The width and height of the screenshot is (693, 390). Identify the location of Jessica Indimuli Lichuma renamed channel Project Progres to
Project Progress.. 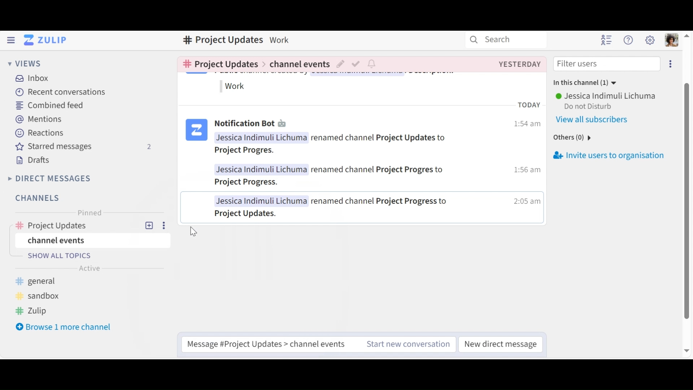
(336, 175).